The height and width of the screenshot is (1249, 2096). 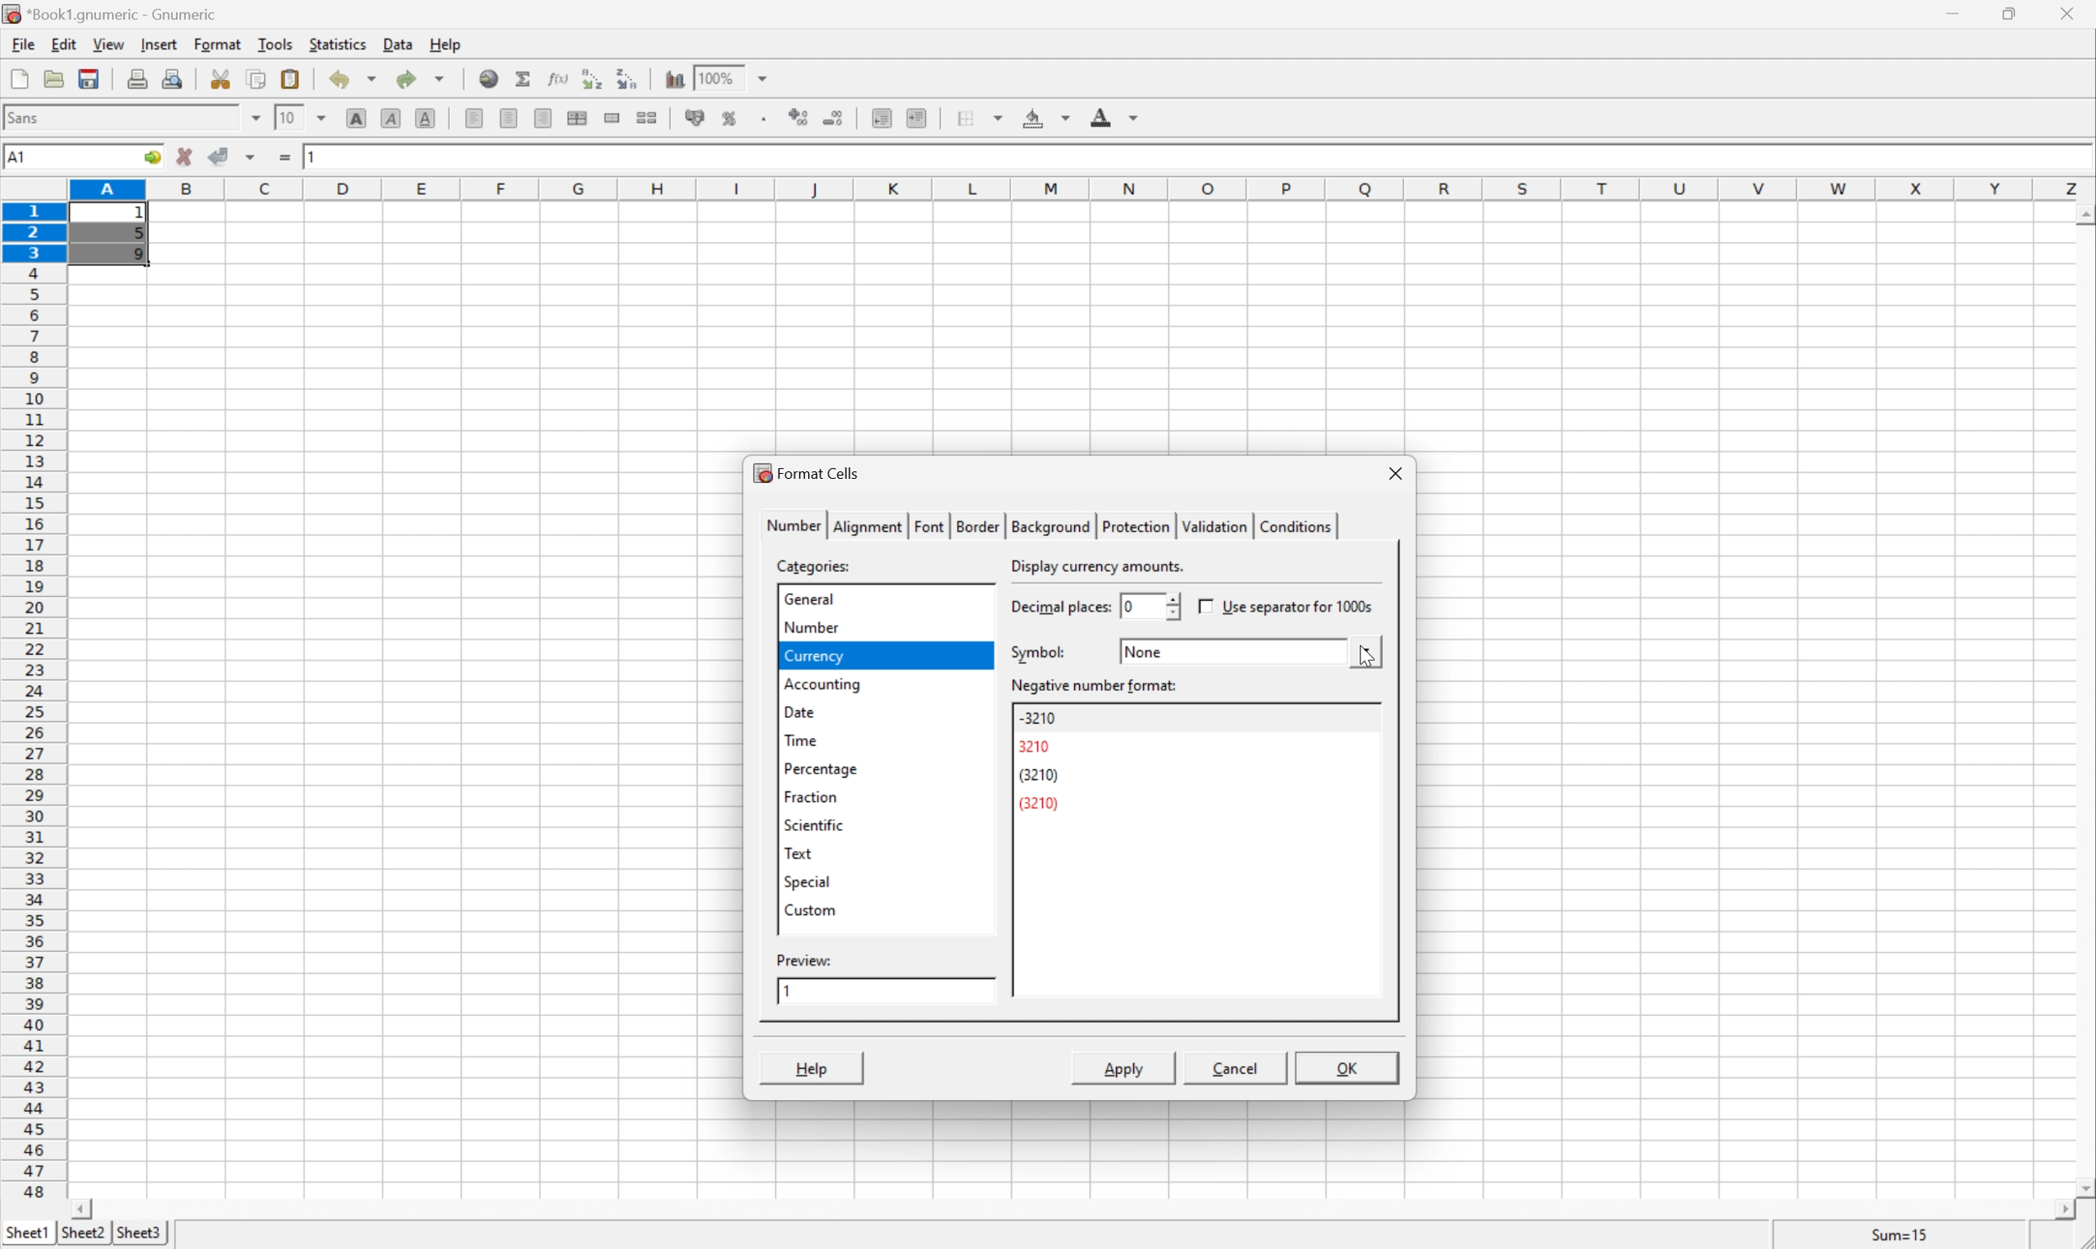 What do you see at coordinates (975, 524) in the screenshot?
I see `border` at bounding box center [975, 524].